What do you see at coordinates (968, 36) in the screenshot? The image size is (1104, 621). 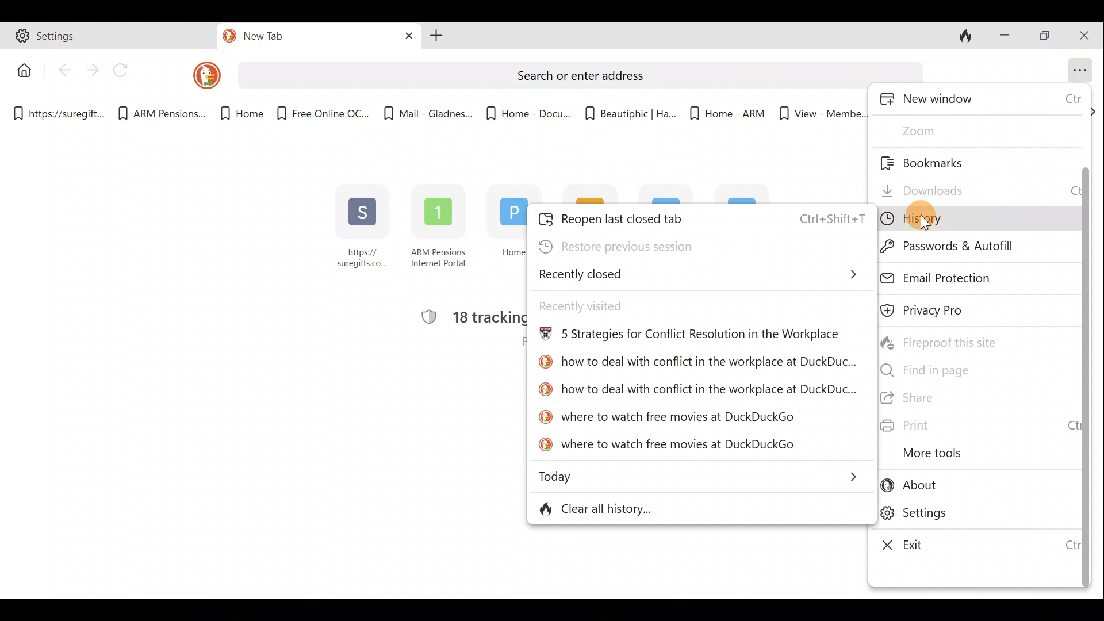 I see `Close tabs and clear data` at bounding box center [968, 36].